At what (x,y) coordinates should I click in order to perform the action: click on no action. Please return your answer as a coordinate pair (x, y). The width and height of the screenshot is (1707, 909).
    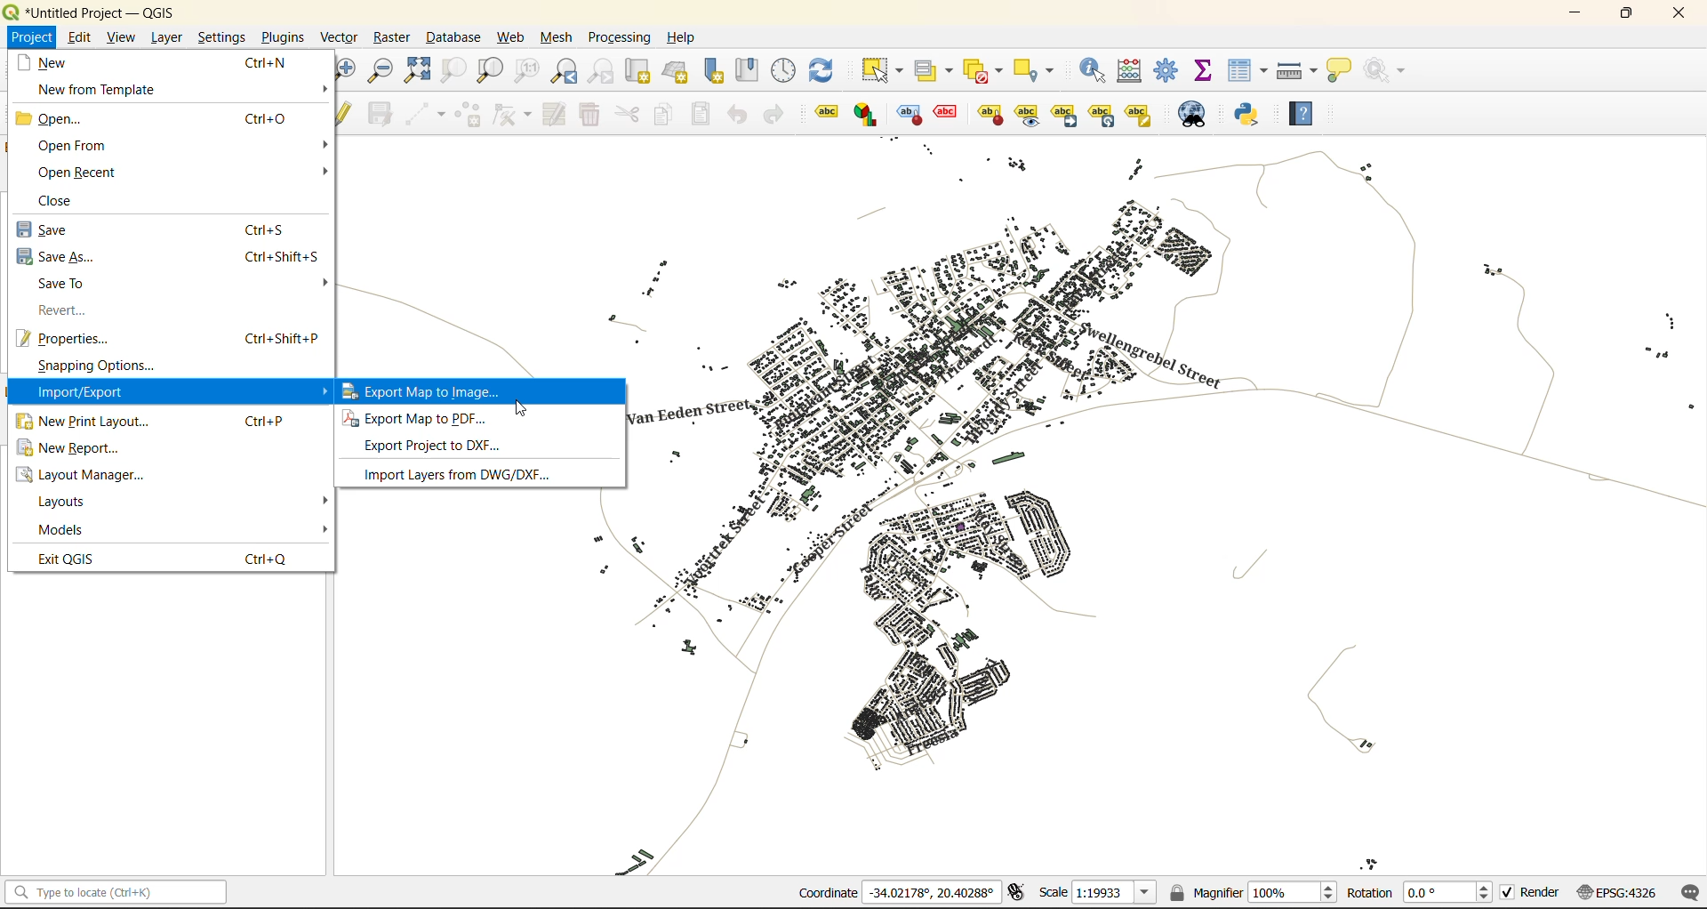
    Looking at the image, I should click on (1389, 70).